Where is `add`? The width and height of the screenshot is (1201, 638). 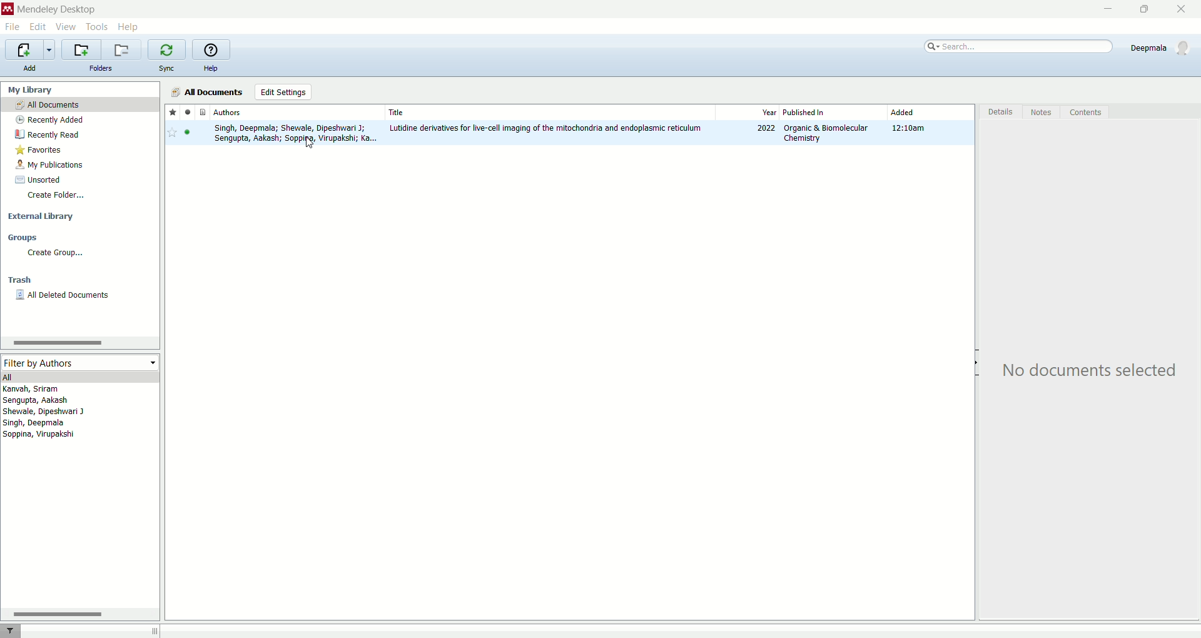
add is located at coordinates (30, 68).